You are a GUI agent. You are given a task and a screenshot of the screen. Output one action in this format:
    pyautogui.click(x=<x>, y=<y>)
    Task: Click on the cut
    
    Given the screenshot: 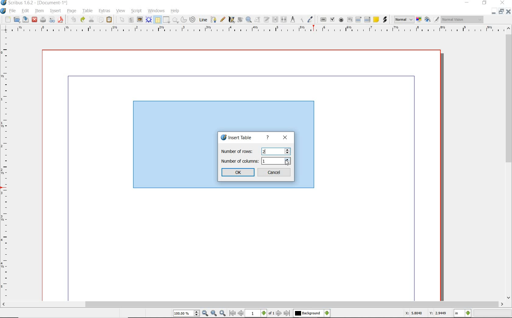 What is the action you would take?
    pyautogui.click(x=92, y=19)
    